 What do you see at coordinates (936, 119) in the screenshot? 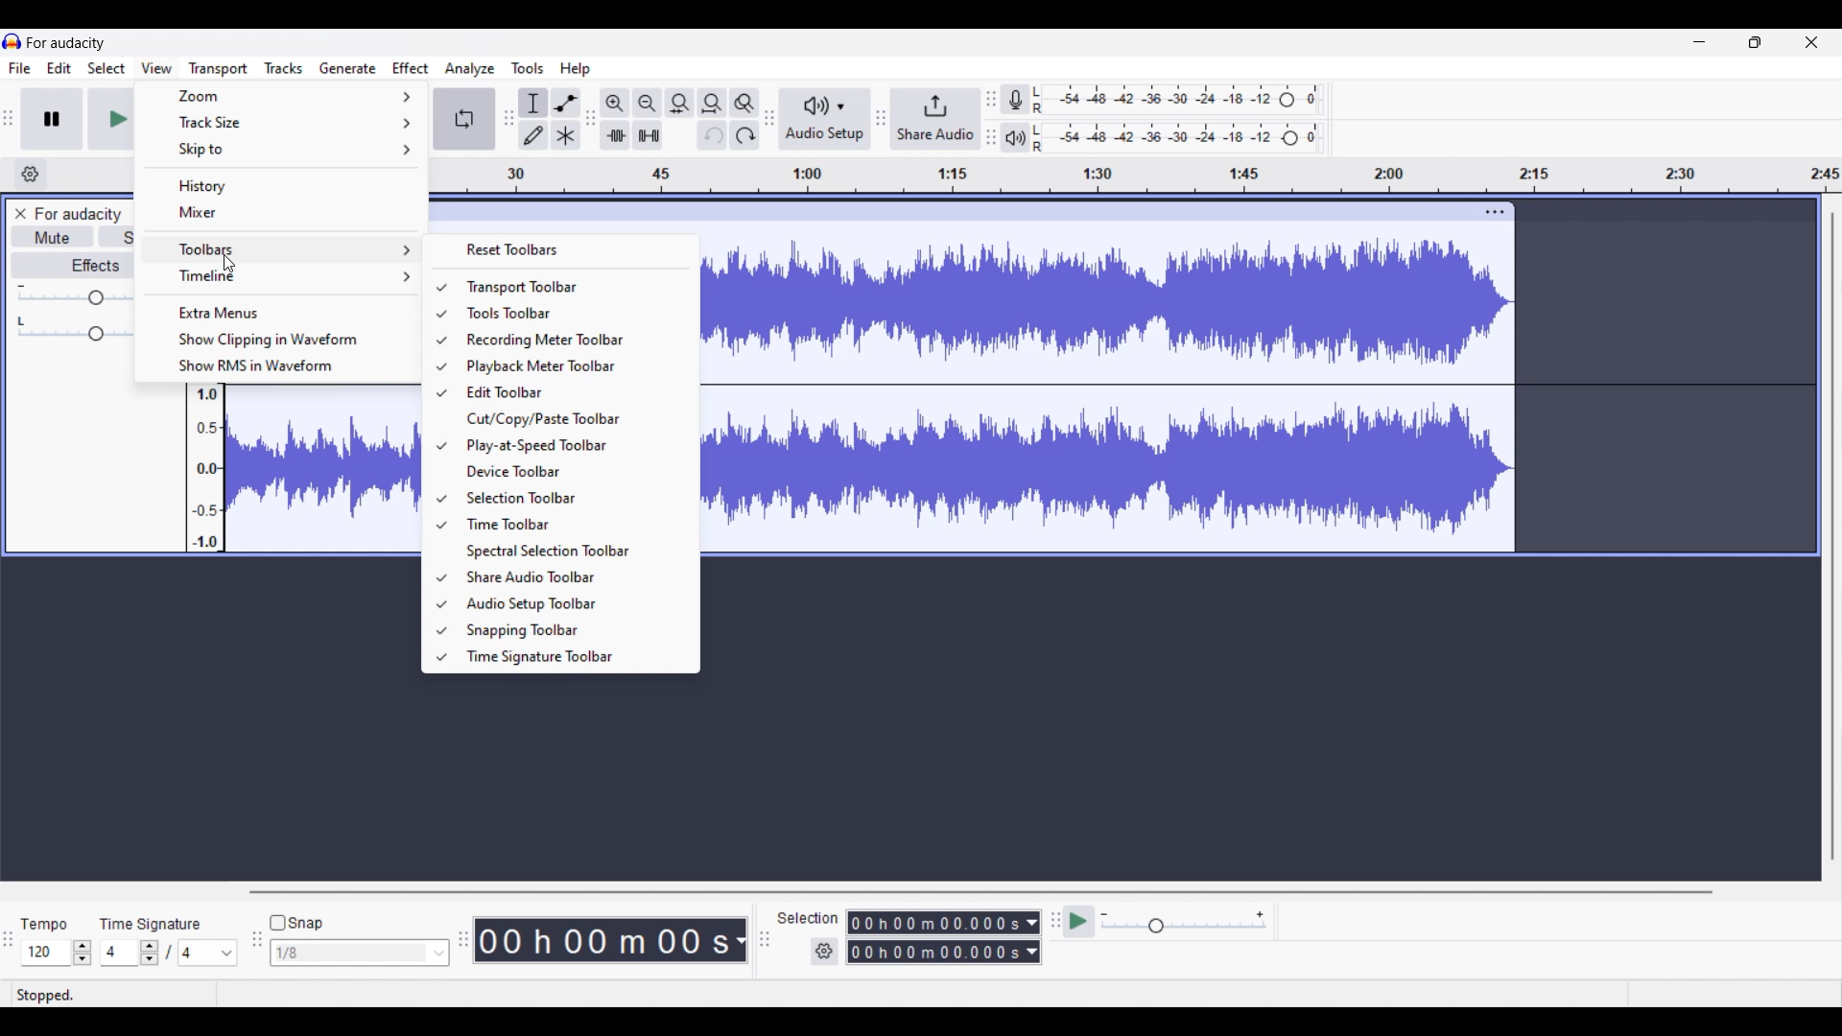
I see `Share audio` at bounding box center [936, 119].